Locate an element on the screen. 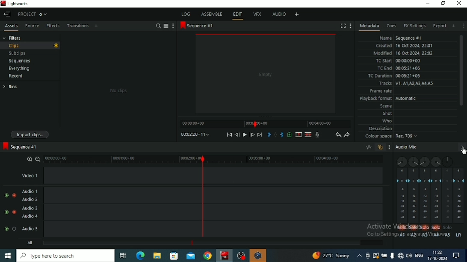 Image resolution: width=467 pixels, height=262 pixels. Undo is located at coordinates (338, 135).